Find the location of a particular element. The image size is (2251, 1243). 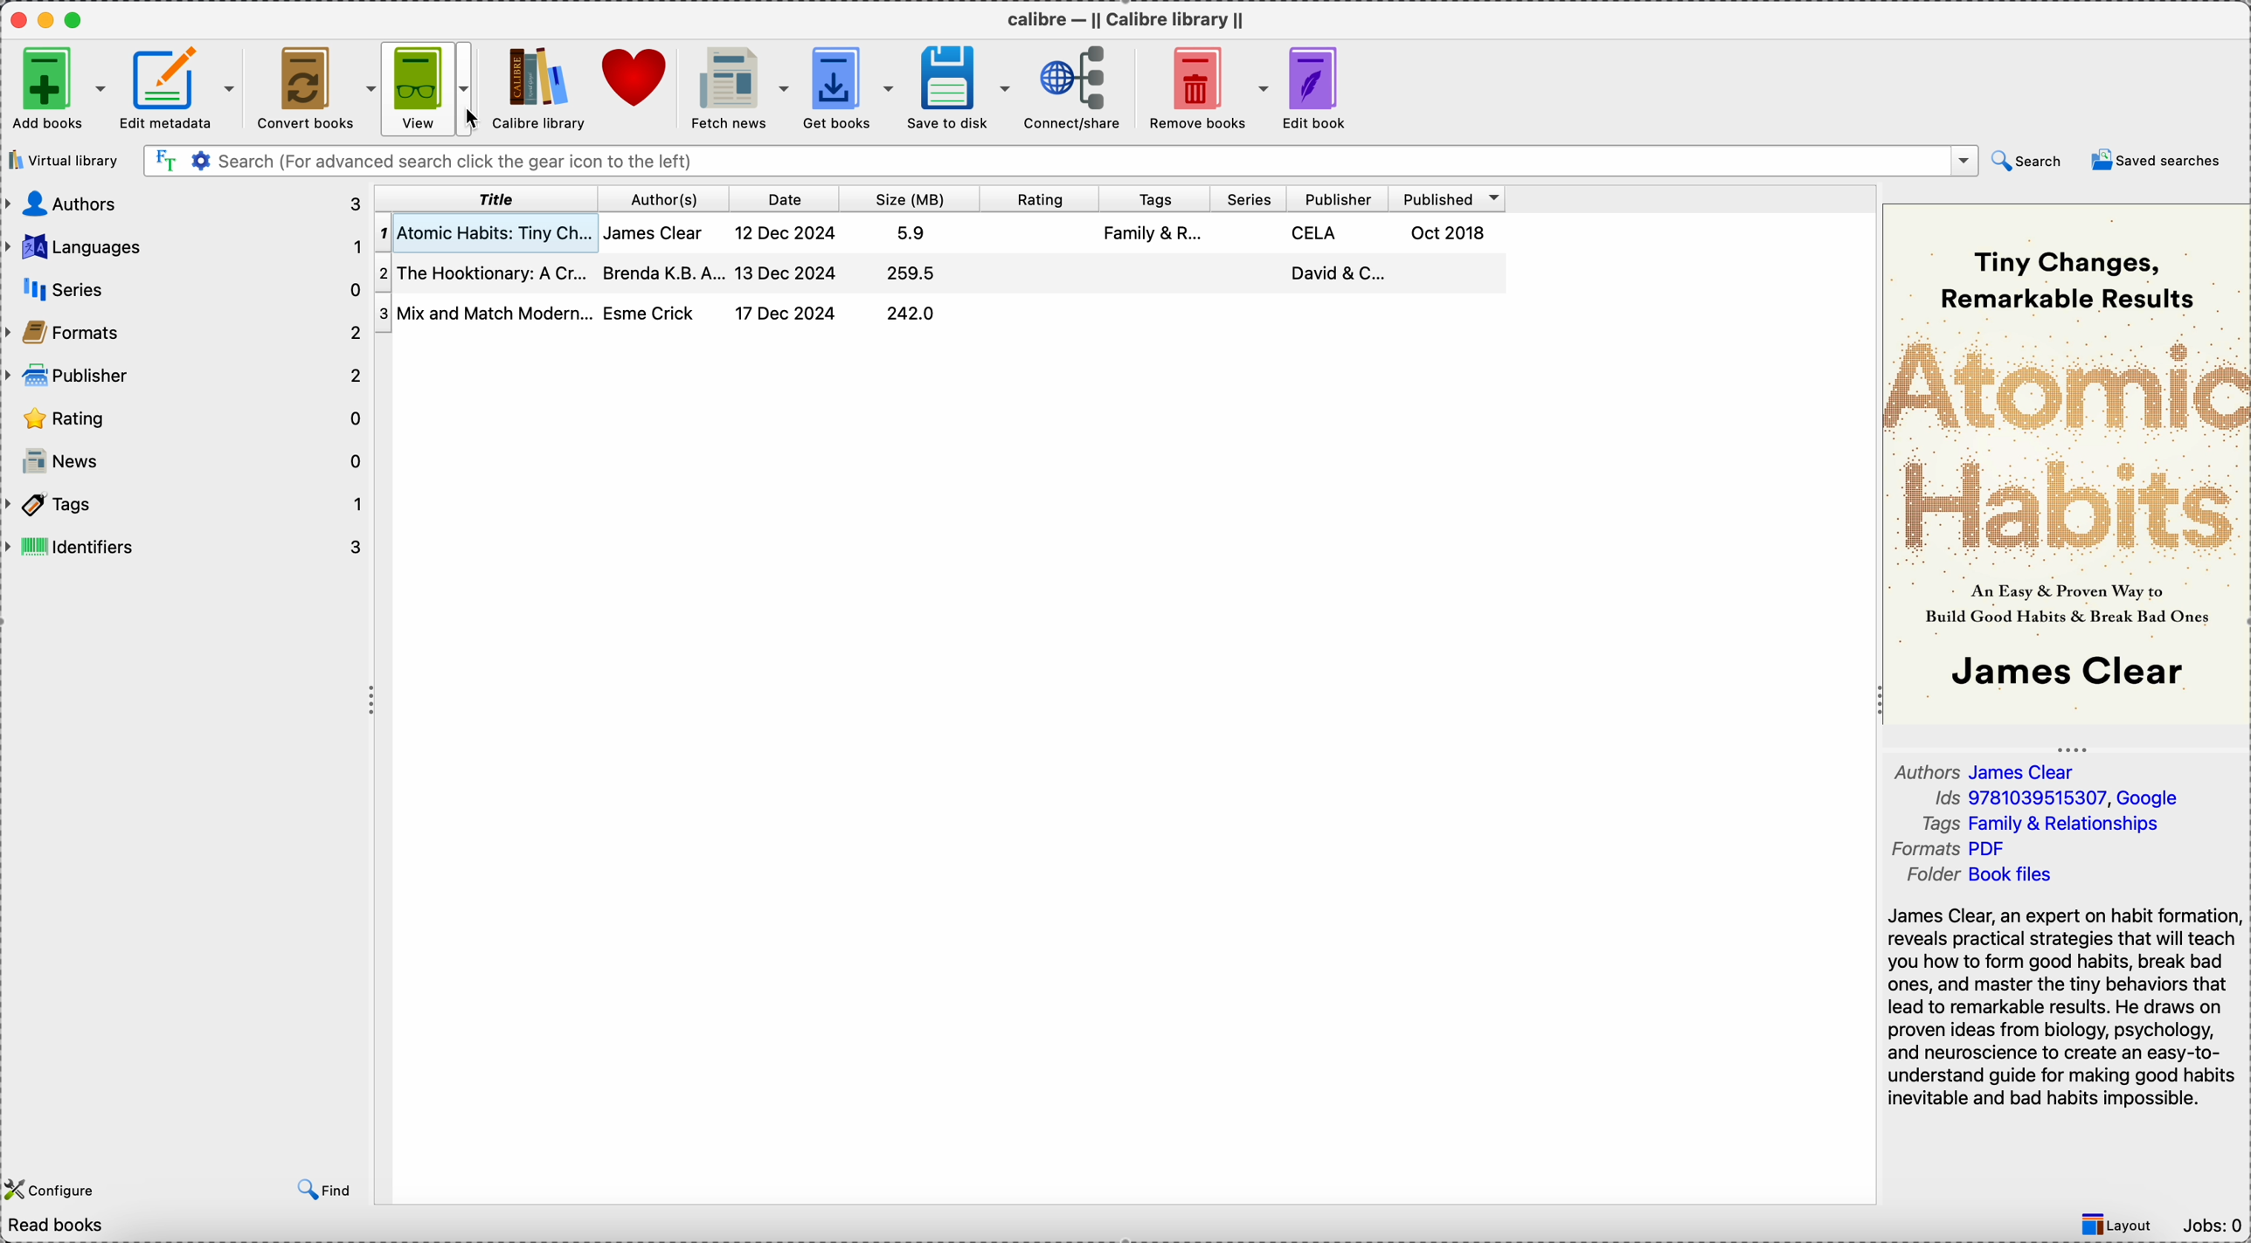

rating is located at coordinates (1043, 197).